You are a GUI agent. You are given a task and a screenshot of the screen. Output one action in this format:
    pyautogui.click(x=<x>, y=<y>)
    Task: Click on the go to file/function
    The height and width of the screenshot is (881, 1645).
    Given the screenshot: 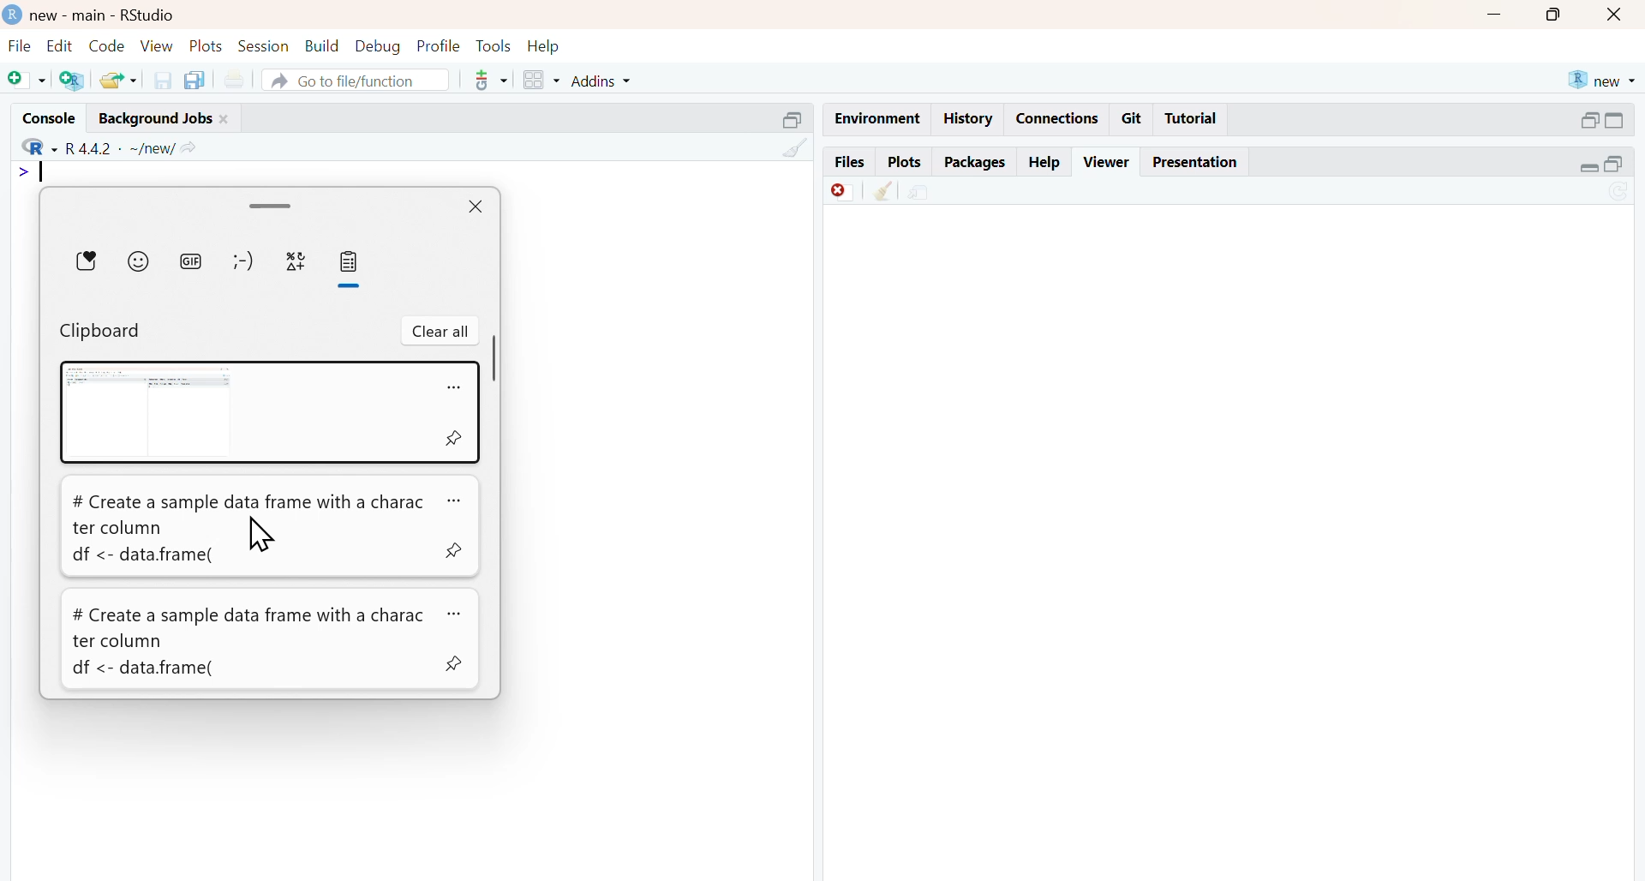 What is the action you would take?
    pyautogui.click(x=355, y=81)
    